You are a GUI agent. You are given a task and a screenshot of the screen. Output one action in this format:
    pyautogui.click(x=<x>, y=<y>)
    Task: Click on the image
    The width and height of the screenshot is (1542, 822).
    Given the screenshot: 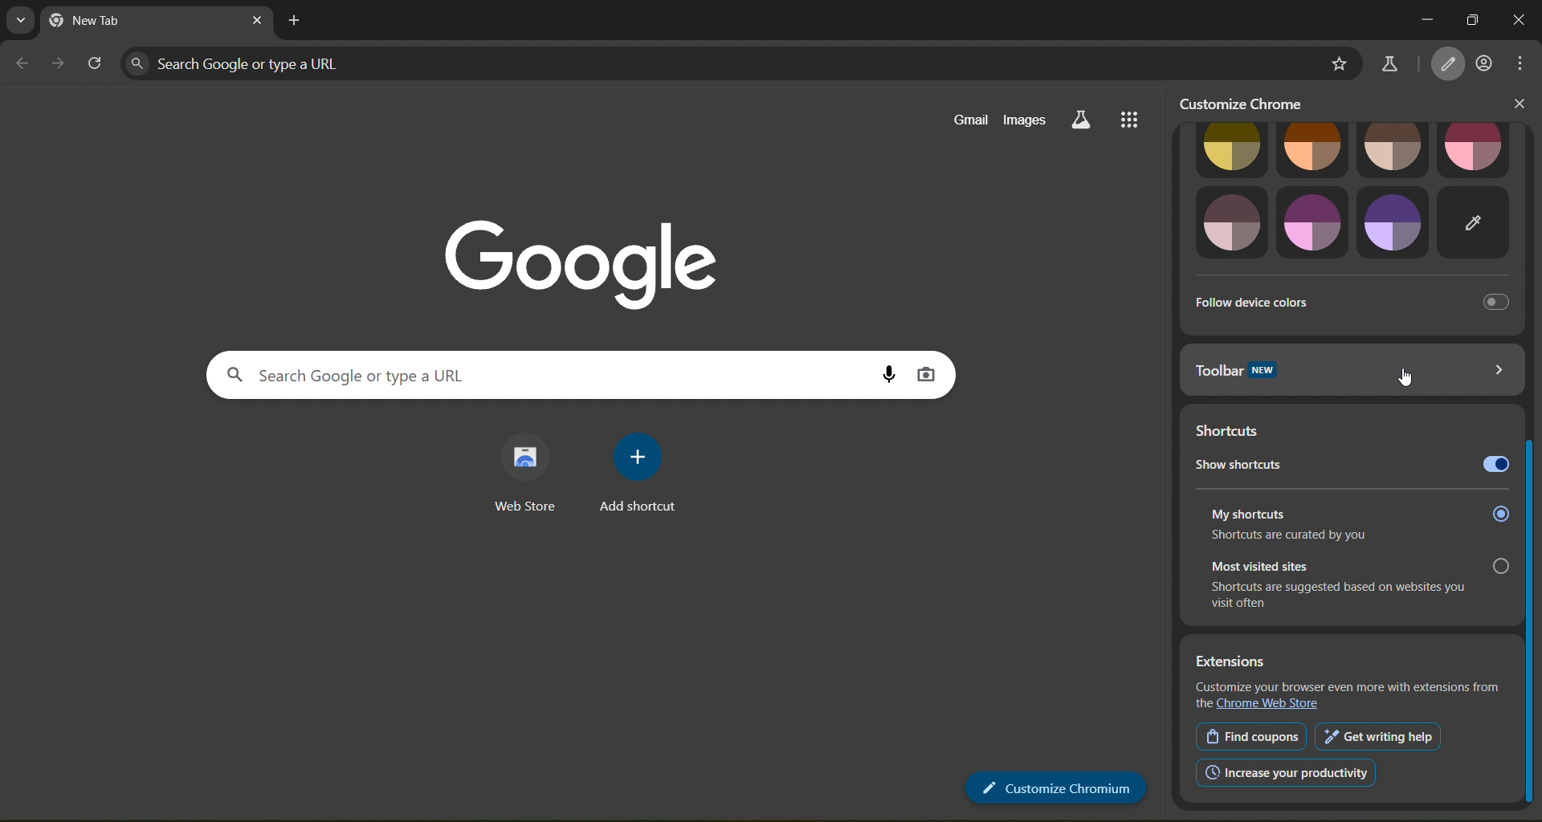 What is the action you would take?
    pyautogui.click(x=1313, y=224)
    